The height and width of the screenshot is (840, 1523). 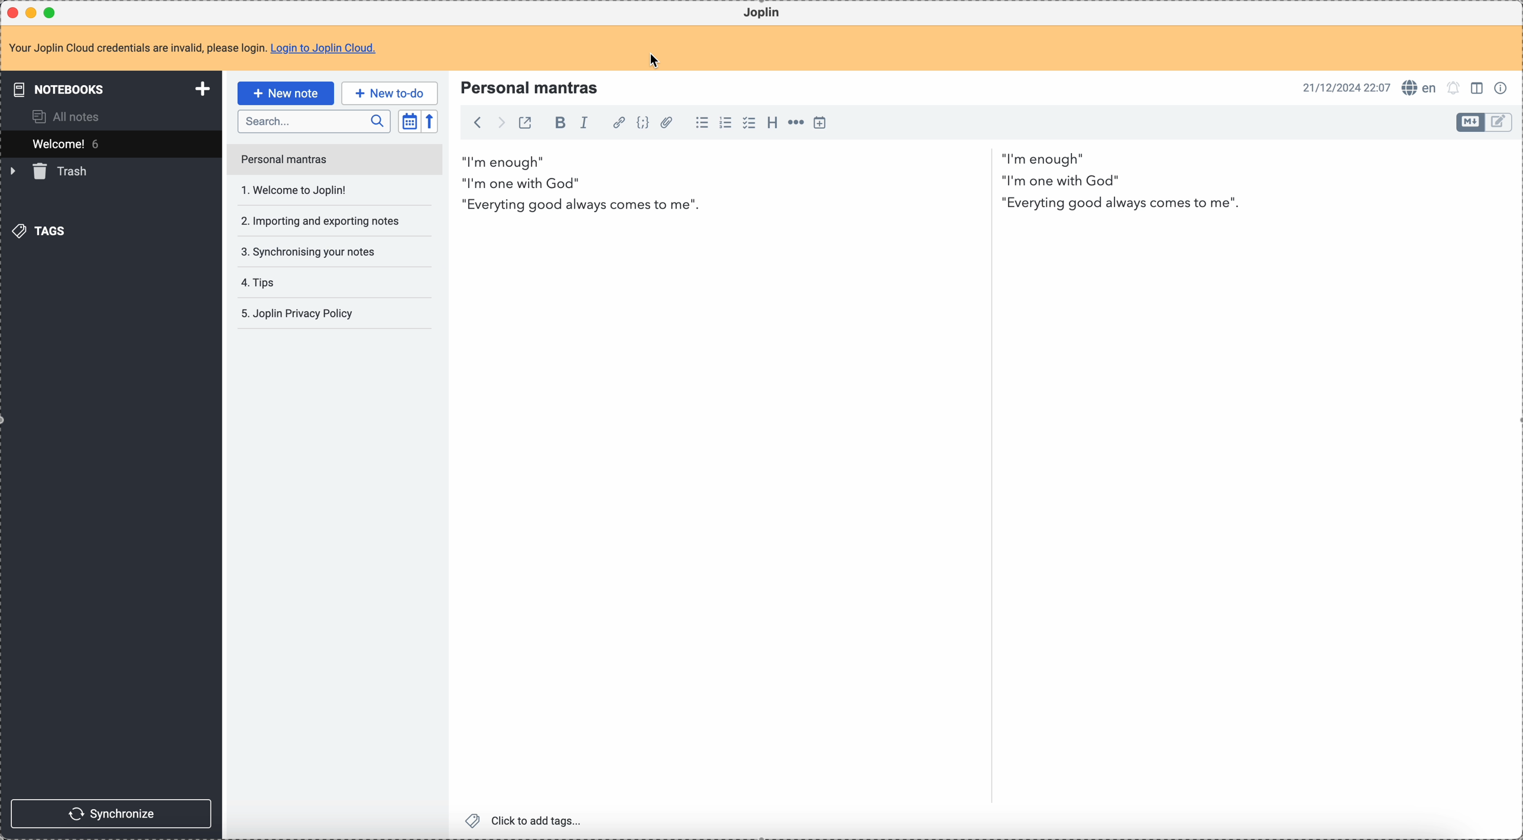 I want to click on toggle editor layout, so click(x=1500, y=121).